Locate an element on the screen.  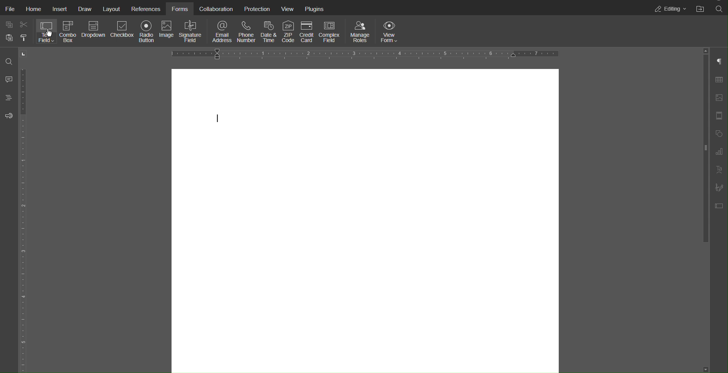
Search is located at coordinates (719, 8).